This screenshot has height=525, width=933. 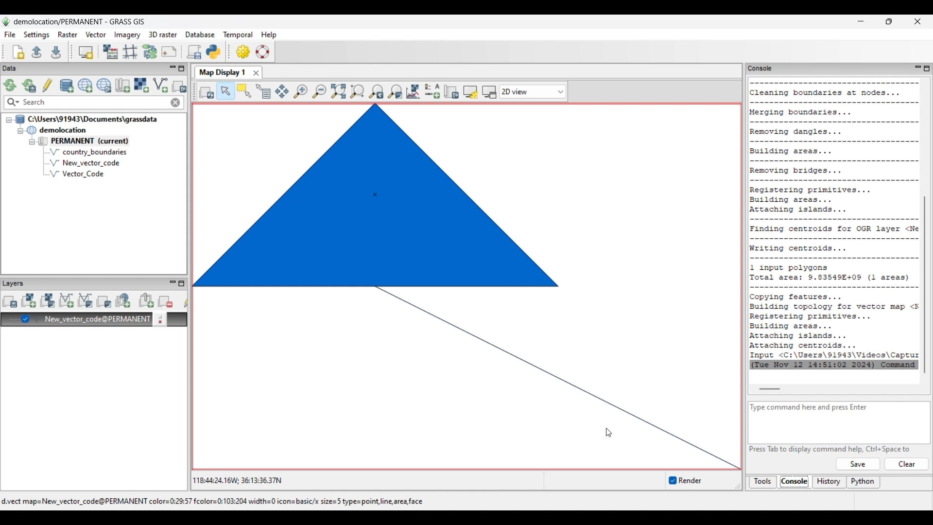 What do you see at coordinates (927, 69) in the screenshot?
I see `Maximize Tools panel` at bounding box center [927, 69].